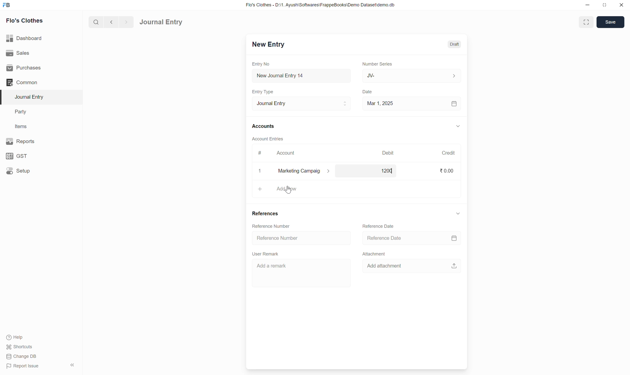 This screenshot has height=375, width=630. I want to click on Attachment, so click(375, 254).